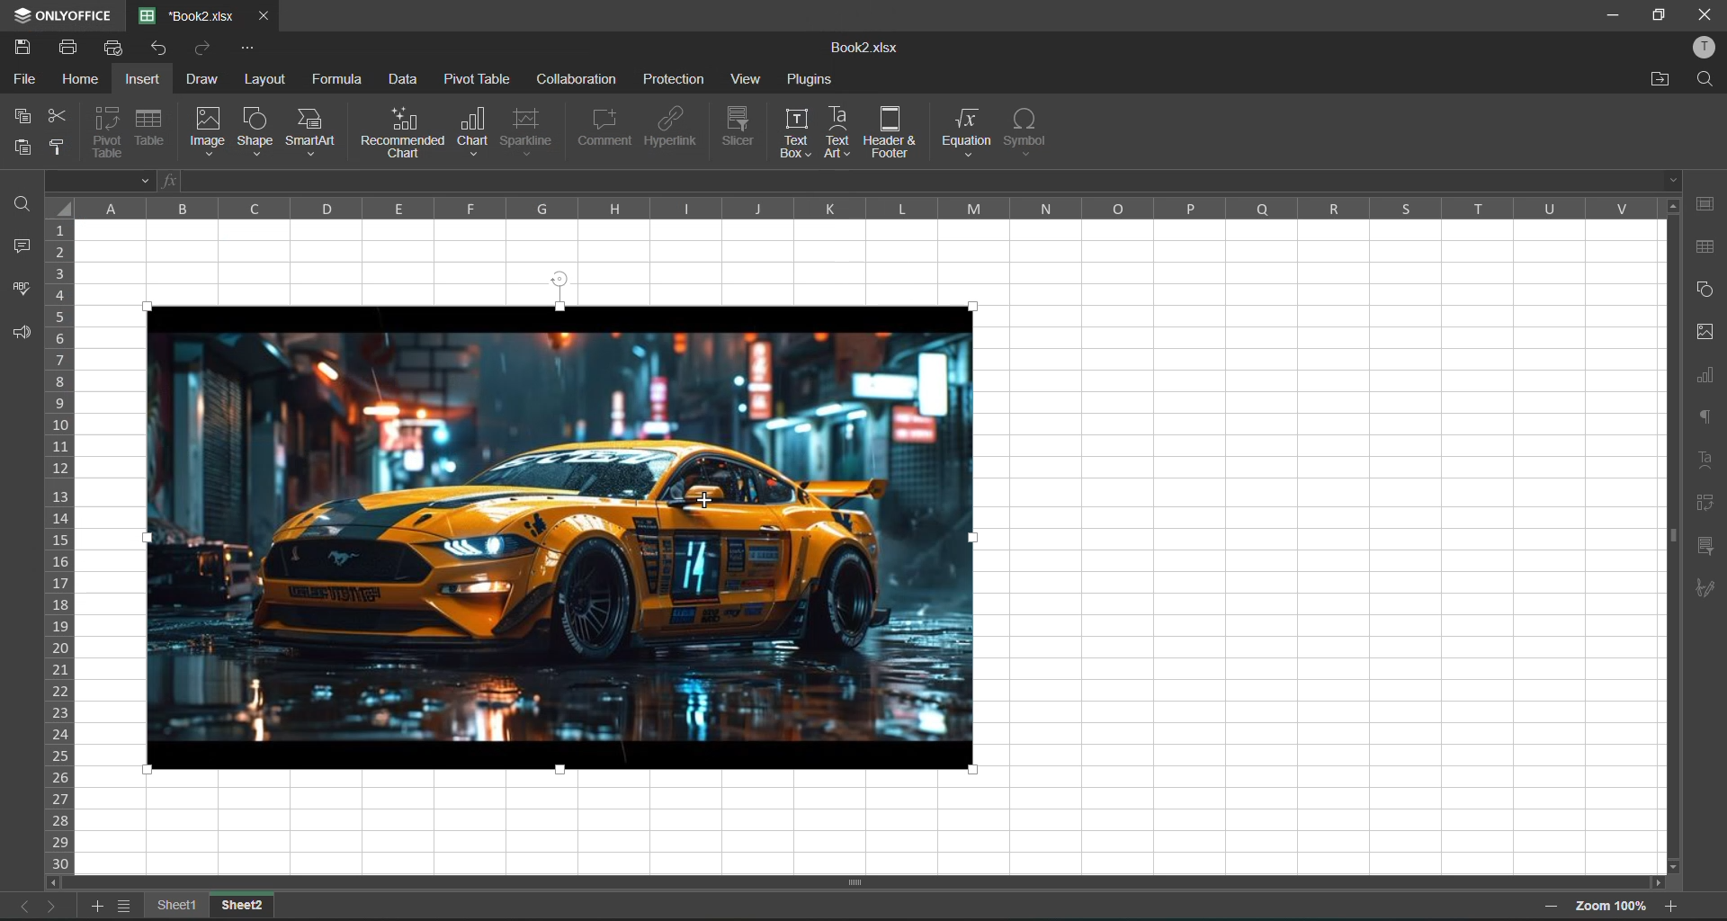  I want to click on close tab, so click(264, 17).